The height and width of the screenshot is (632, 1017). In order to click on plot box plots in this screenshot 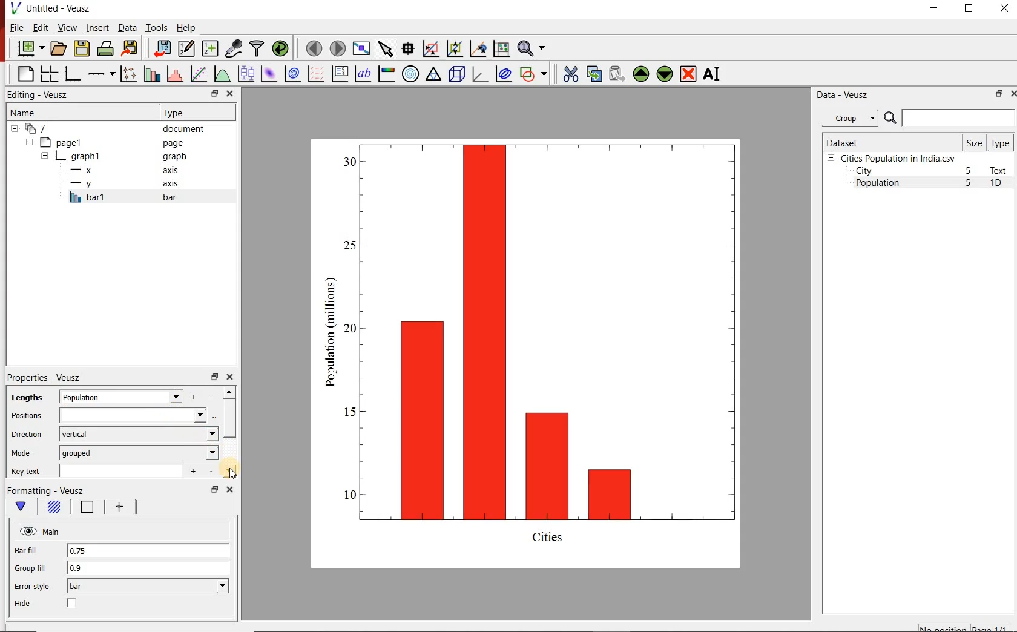, I will do `click(245, 73)`.